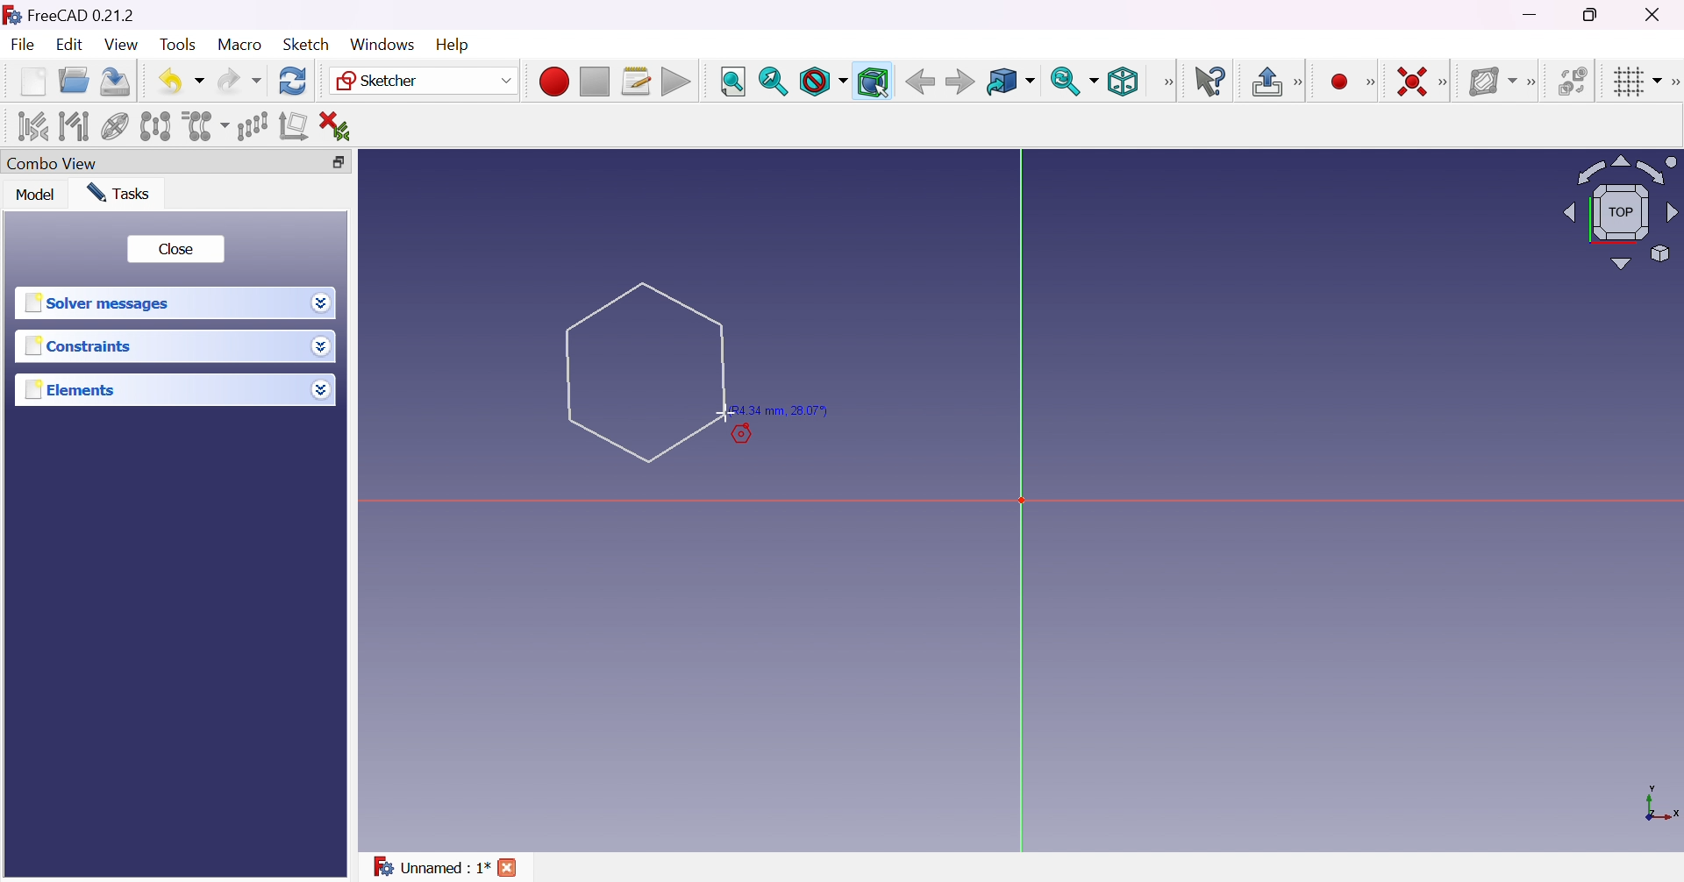 The height and width of the screenshot is (882, 1684). What do you see at coordinates (782, 411) in the screenshot?
I see `(R4.34 mm, 28.07°)` at bounding box center [782, 411].